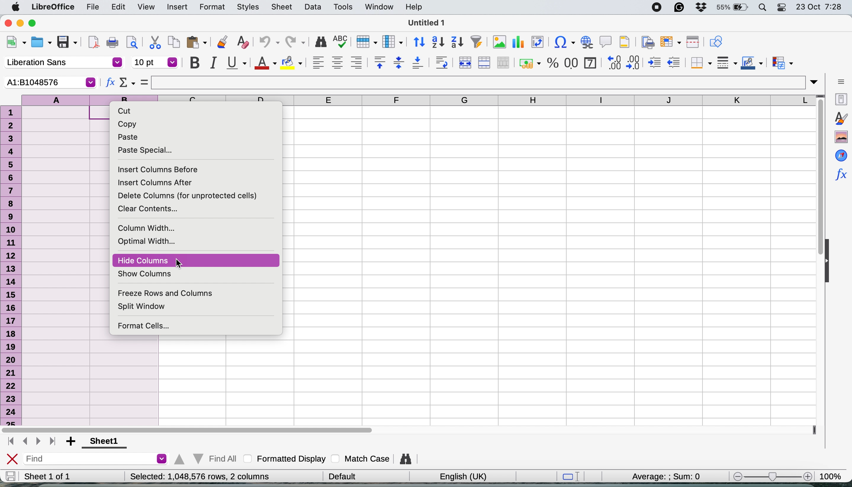 The width and height of the screenshot is (852, 487). I want to click on save, so click(11, 476).